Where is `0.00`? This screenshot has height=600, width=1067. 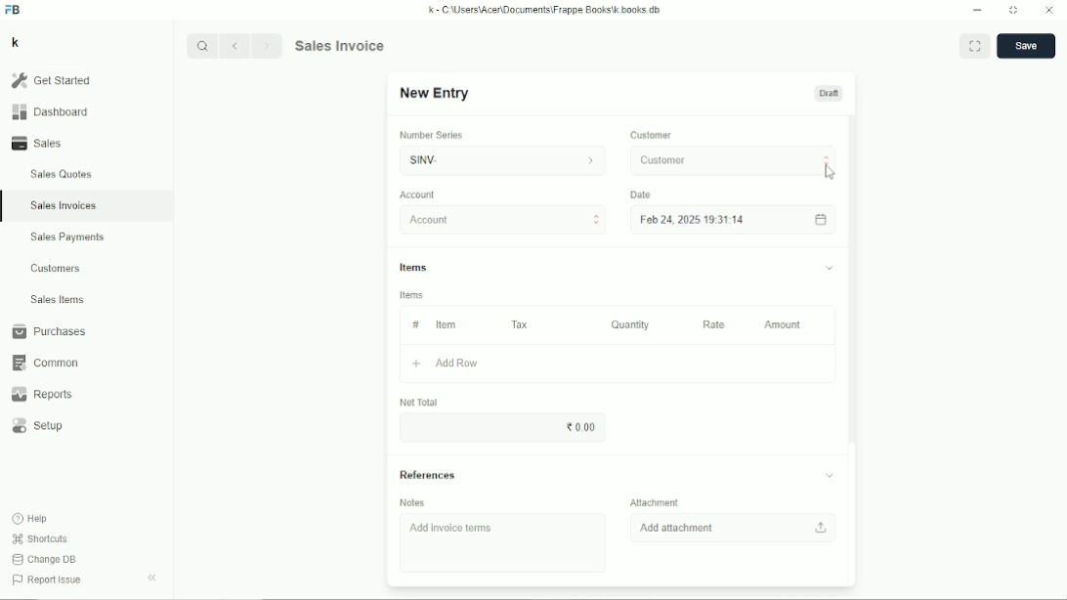
0.00 is located at coordinates (582, 426).